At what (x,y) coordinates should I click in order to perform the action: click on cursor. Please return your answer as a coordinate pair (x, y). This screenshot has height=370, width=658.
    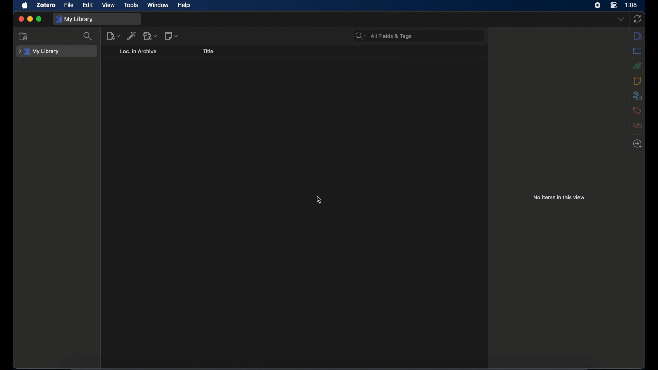
    Looking at the image, I should click on (319, 199).